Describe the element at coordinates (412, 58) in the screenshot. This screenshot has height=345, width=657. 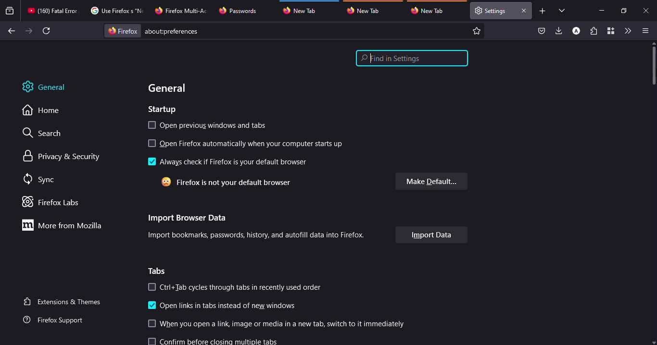
I see `find` at that location.